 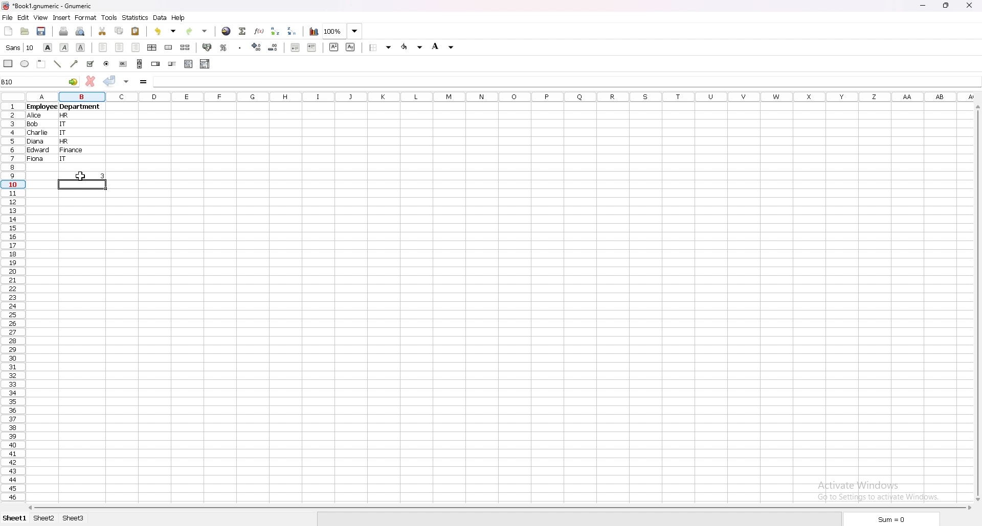 I want to click on subscript, so click(x=350, y=47).